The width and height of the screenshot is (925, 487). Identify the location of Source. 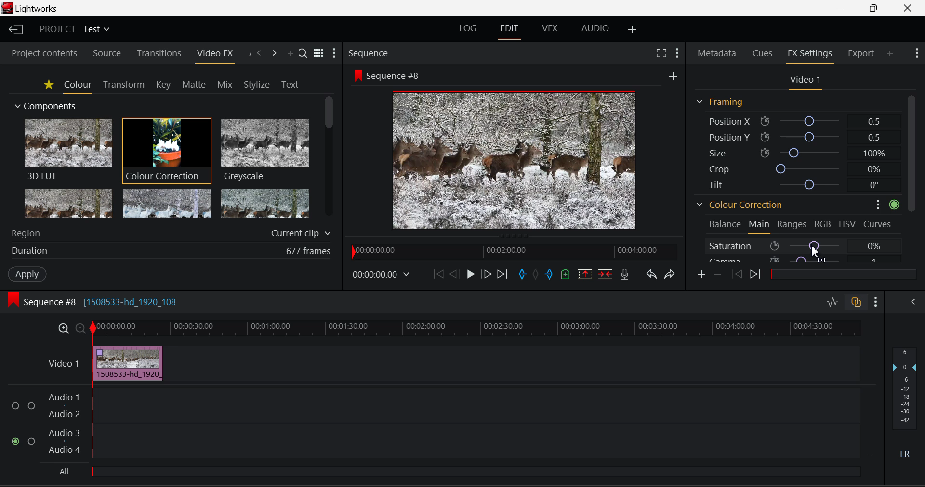
(107, 53).